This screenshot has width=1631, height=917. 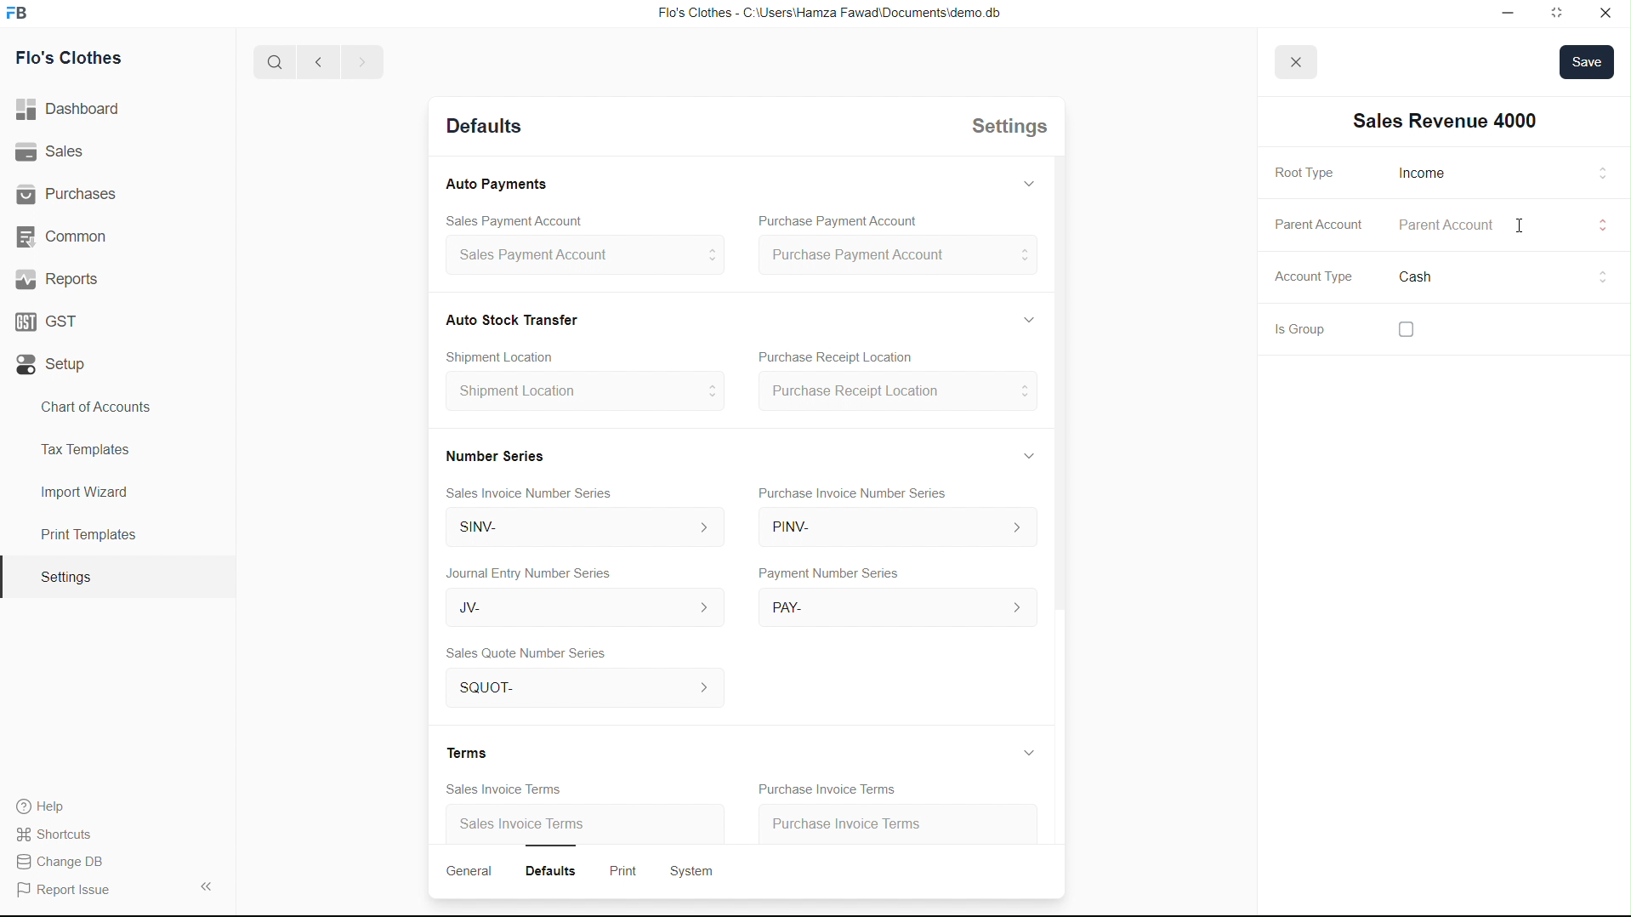 What do you see at coordinates (65, 578) in the screenshot?
I see `Settings` at bounding box center [65, 578].